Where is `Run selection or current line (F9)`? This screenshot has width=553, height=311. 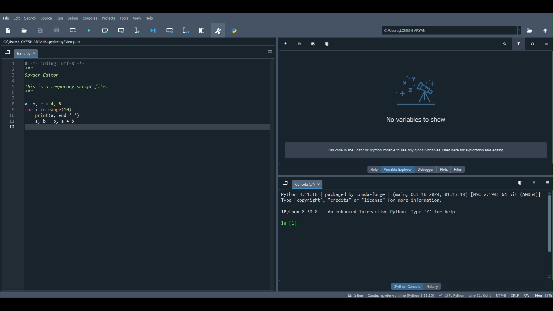
Run selection or current line (F9) is located at coordinates (136, 30).